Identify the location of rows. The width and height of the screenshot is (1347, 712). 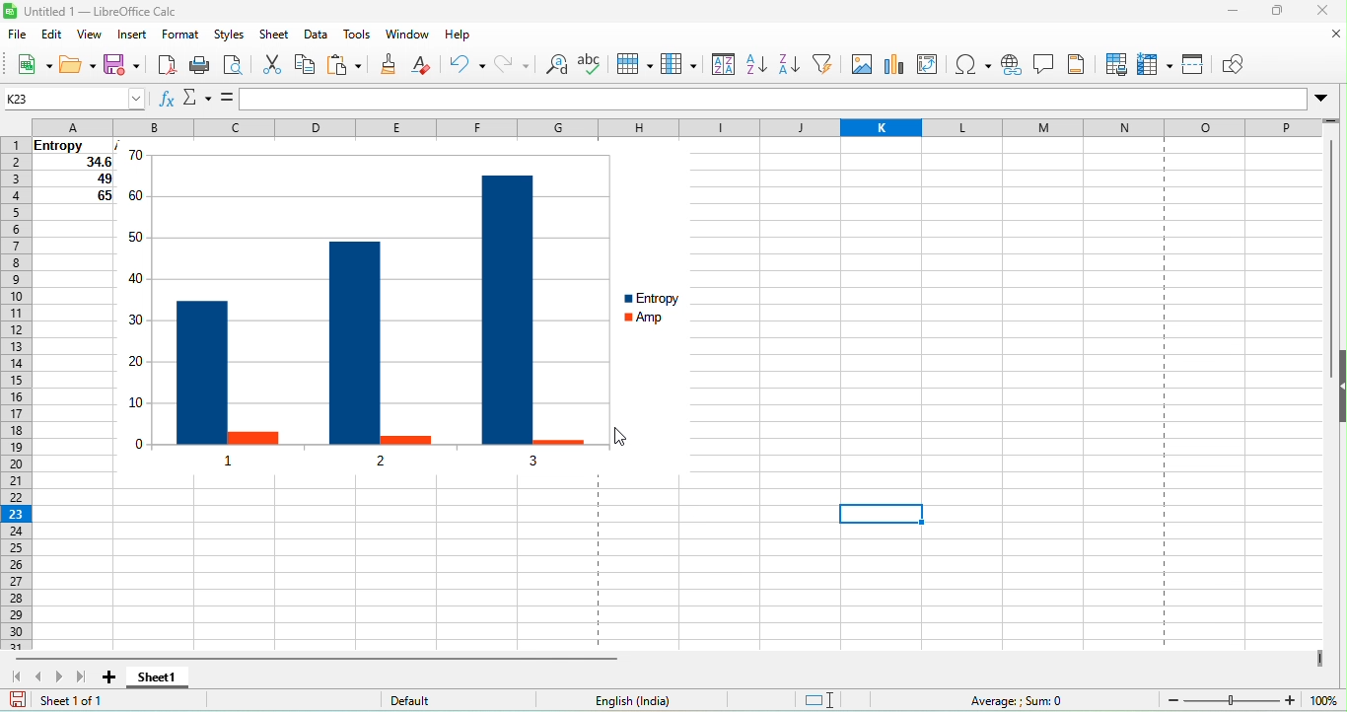
(14, 395).